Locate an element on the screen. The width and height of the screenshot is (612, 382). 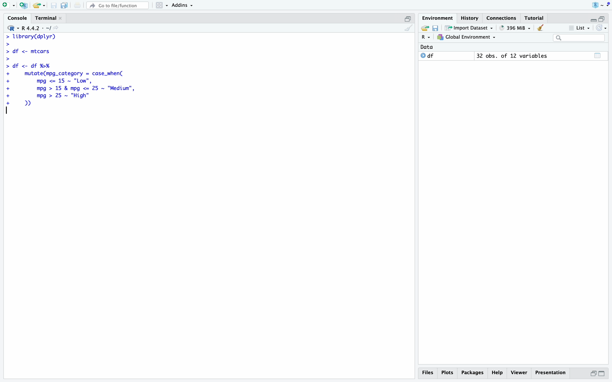
 is located at coordinates (473, 373).